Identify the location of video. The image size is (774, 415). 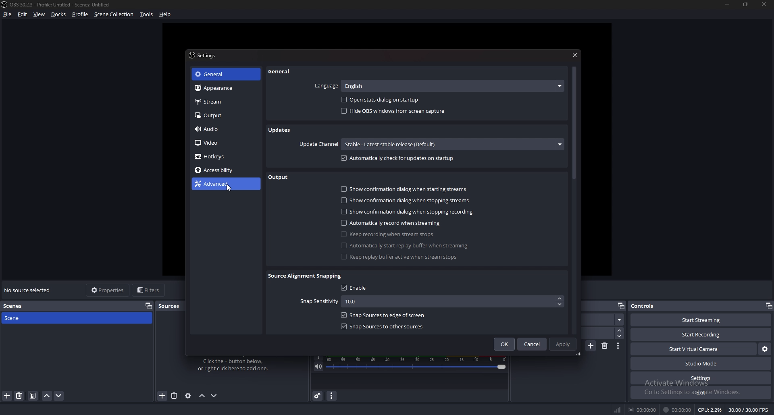
(220, 143).